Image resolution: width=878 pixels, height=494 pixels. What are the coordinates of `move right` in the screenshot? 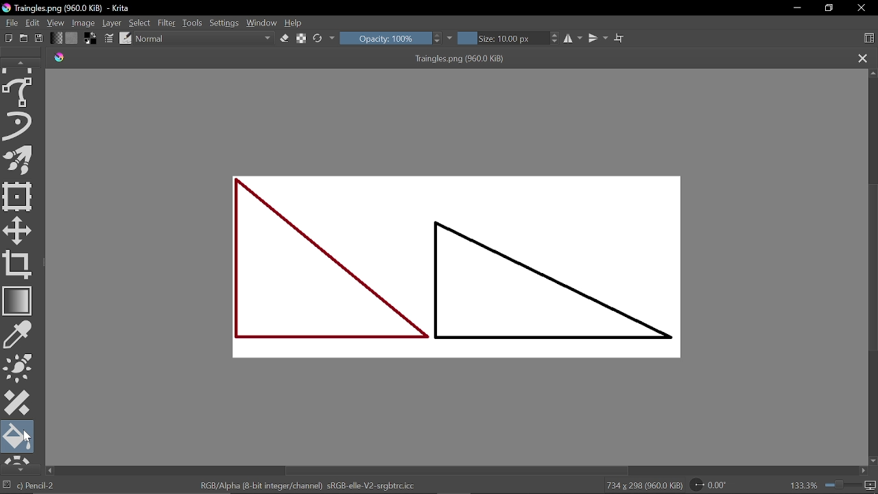 It's located at (864, 471).